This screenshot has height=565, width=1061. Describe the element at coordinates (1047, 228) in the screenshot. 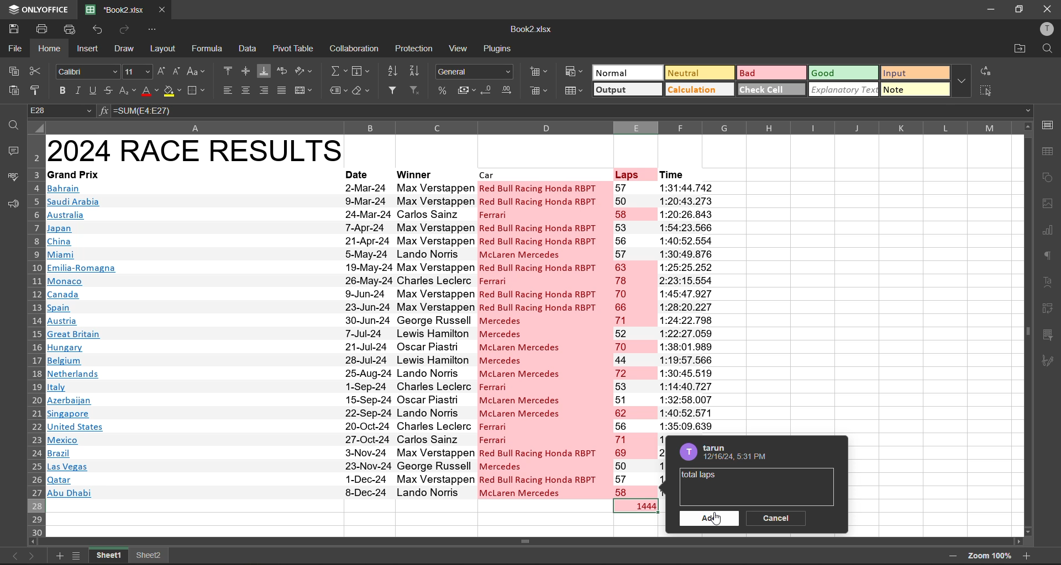

I see `charts` at that location.